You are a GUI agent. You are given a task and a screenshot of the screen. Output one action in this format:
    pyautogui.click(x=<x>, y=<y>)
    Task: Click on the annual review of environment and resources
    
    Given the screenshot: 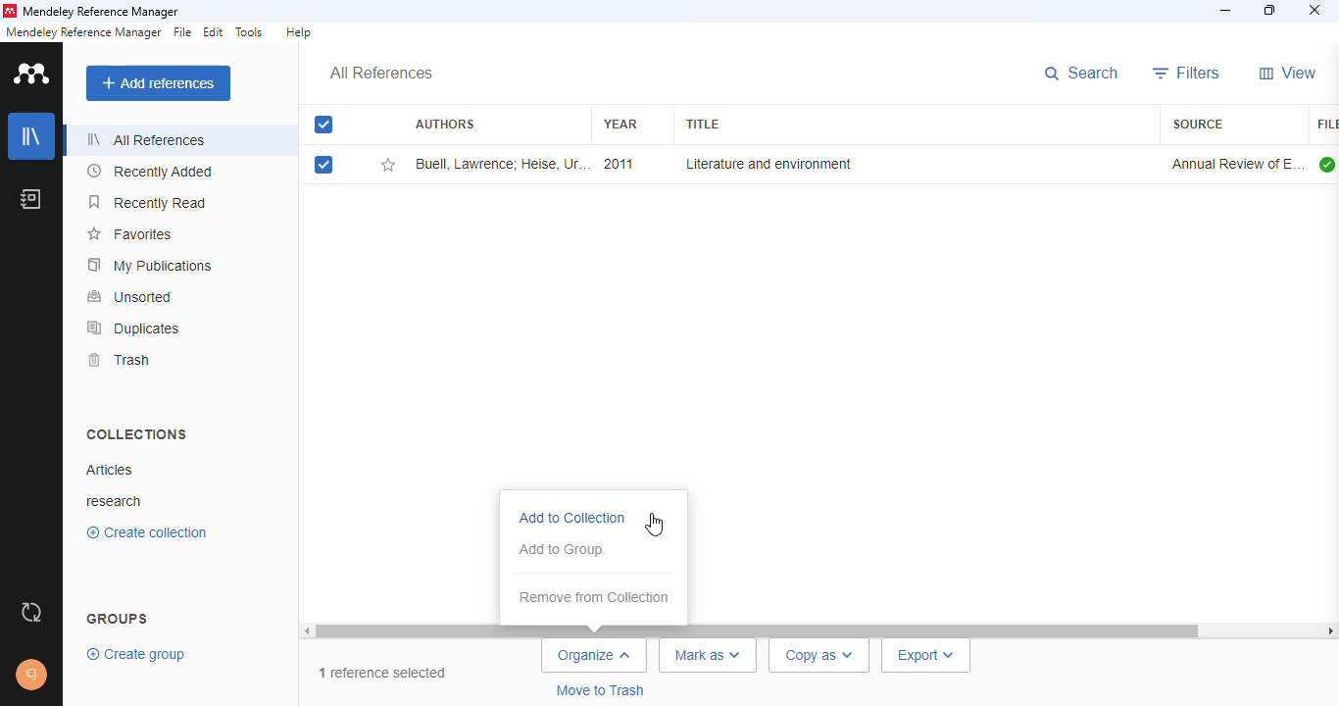 What is the action you would take?
    pyautogui.click(x=1236, y=164)
    